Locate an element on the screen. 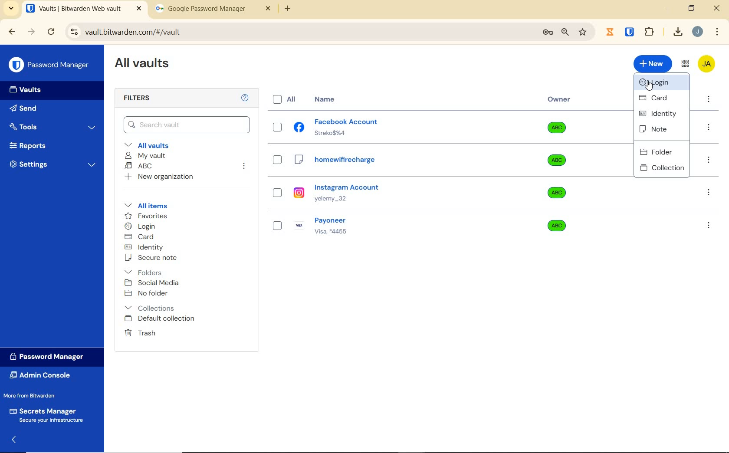 The image size is (729, 453). Account is located at coordinates (697, 32).